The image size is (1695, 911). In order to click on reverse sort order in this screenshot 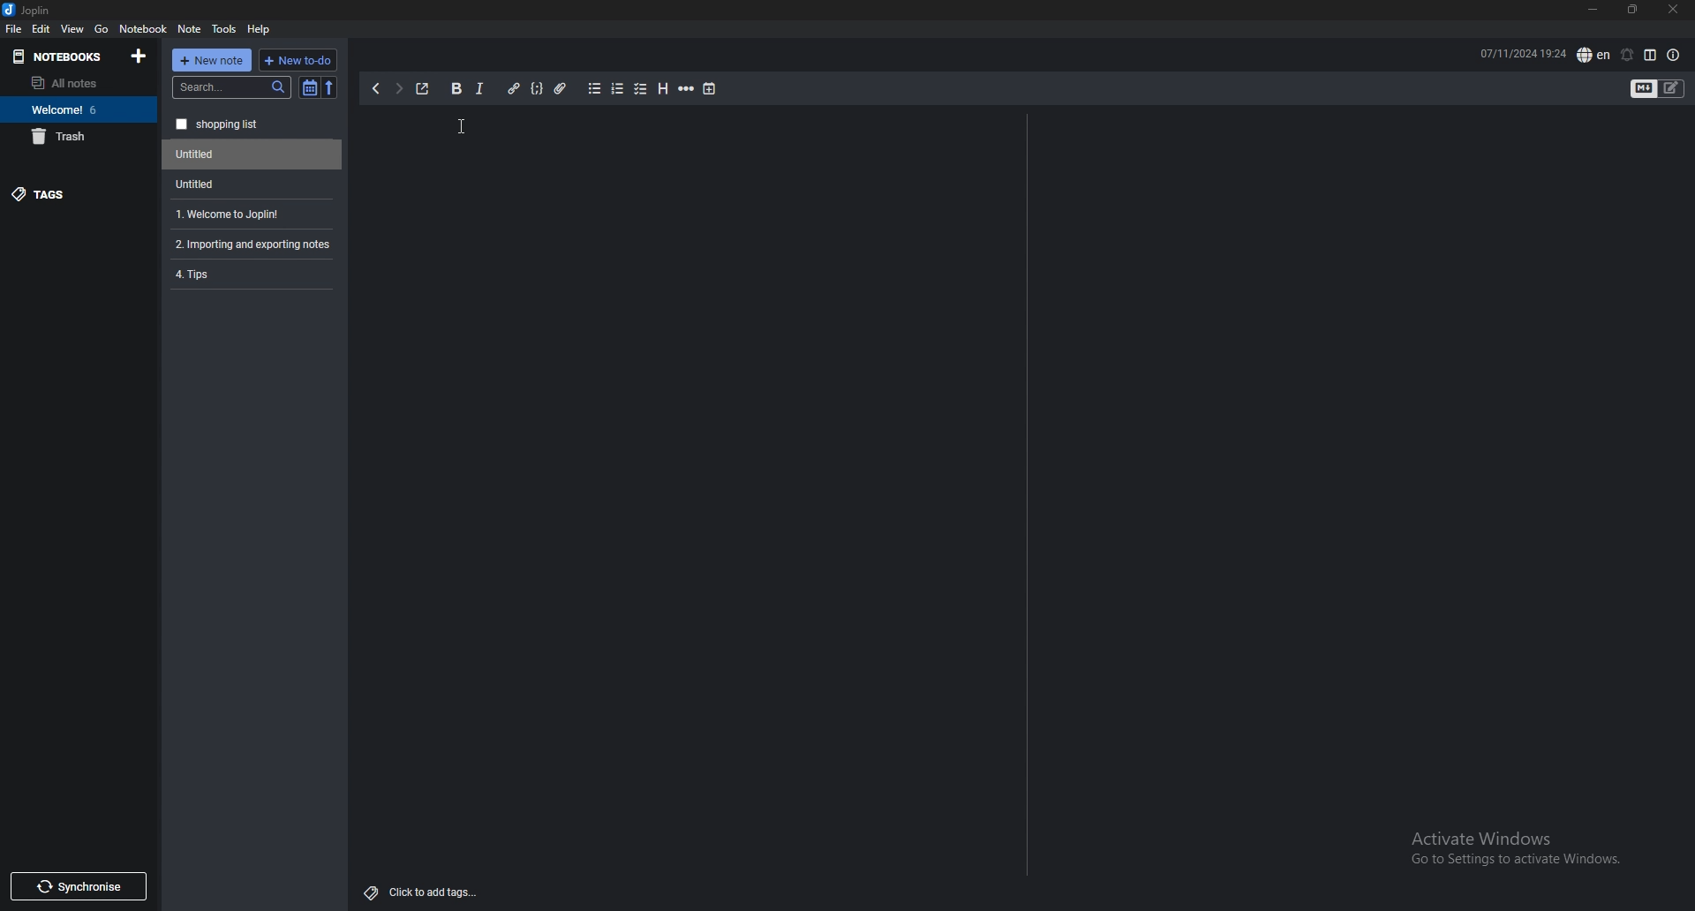, I will do `click(329, 88)`.